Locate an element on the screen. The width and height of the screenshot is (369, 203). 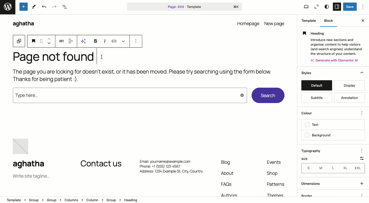
Page not found is located at coordinates (54, 57).